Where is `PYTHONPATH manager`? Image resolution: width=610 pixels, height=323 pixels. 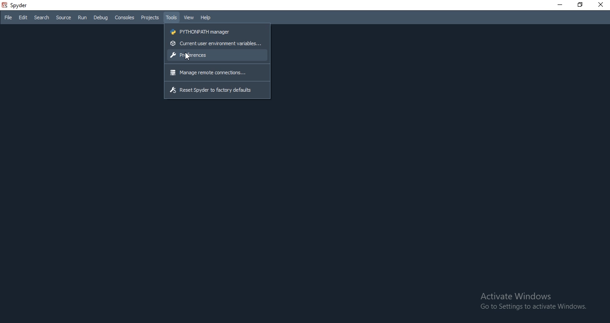
PYTHONPATH manager is located at coordinates (199, 31).